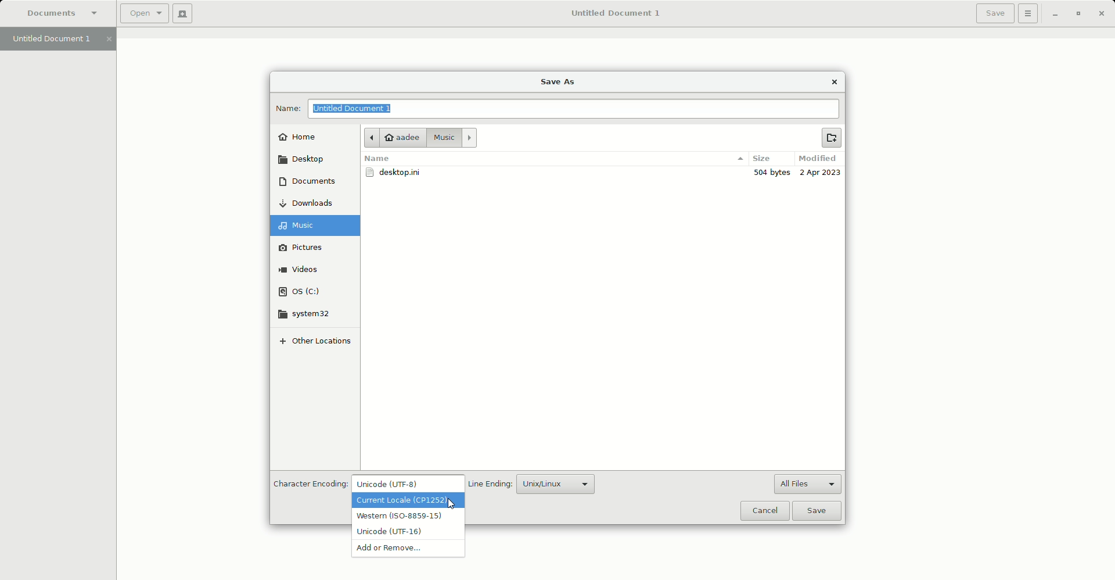 The image size is (1115, 580). Describe the element at coordinates (1055, 14) in the screenshot. I see `Minimize` at that location.